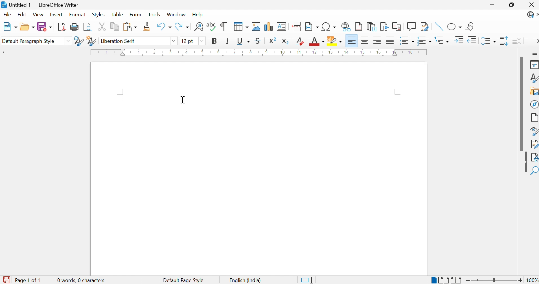 The width and height of the screenshot is (539, 284). I want to click on Standard Selection. Click to change selection mode., so click(307, 279).